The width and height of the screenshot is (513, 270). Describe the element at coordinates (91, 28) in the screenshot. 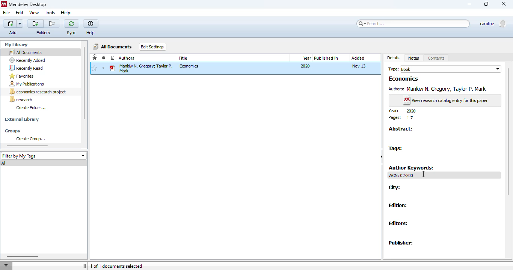

I see `help` at that location.